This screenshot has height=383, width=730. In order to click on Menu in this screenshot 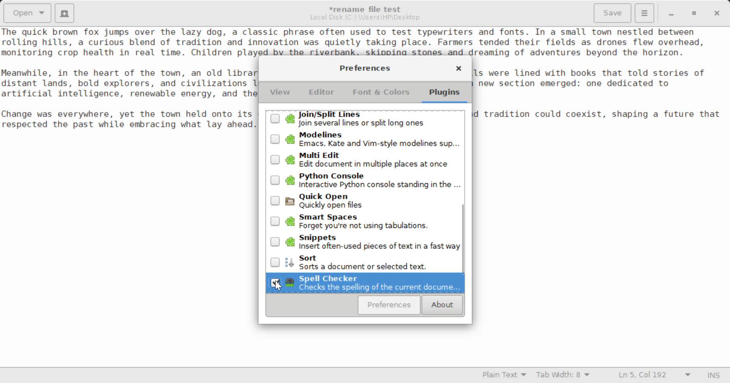, I will do `click(644, 12)`.